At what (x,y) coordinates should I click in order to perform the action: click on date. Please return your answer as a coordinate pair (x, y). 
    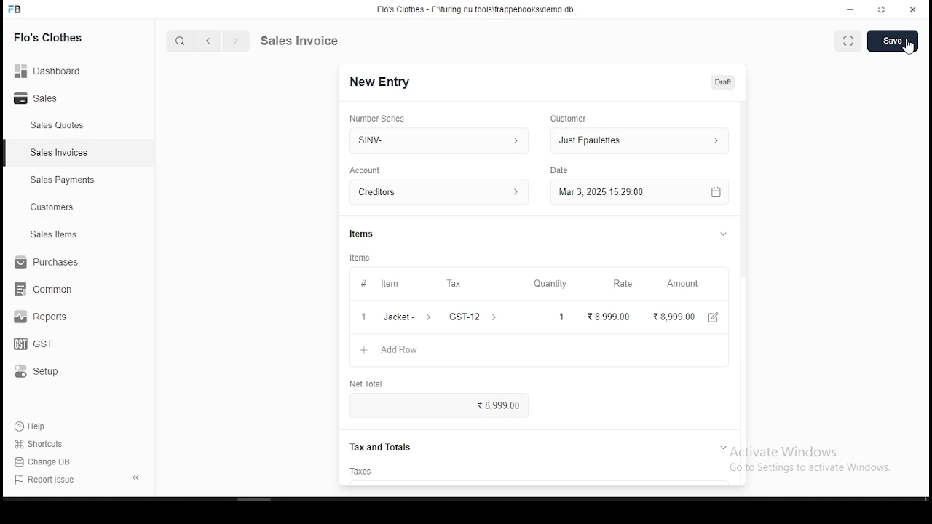
    Looking at the image, I should click on (360, 169).